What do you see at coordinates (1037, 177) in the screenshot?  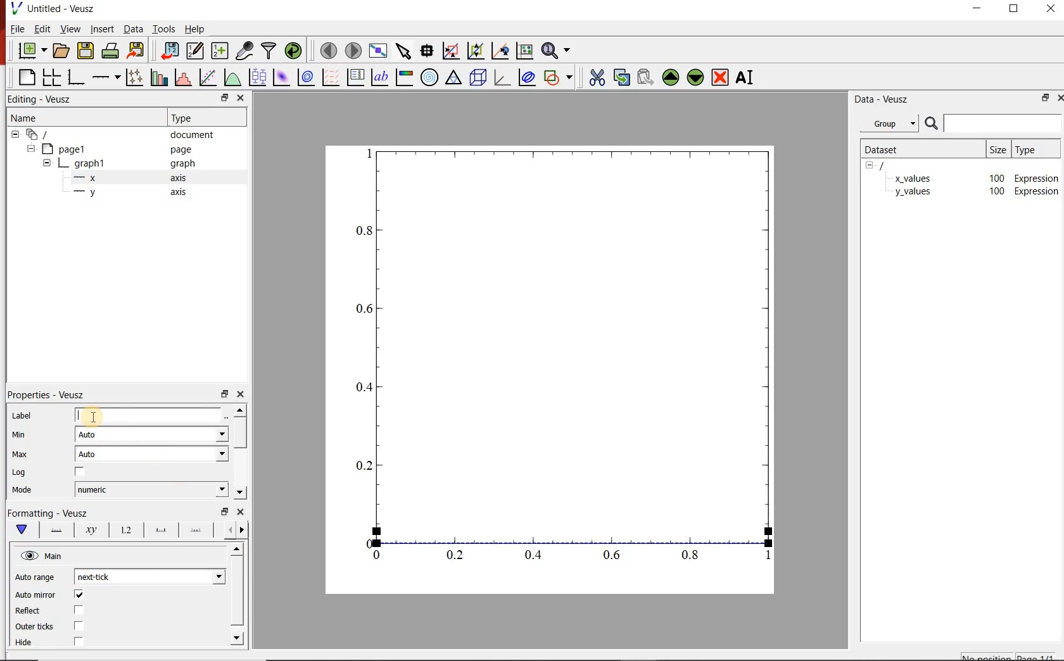 I see `Expression` at bounding box center [1037, 177].